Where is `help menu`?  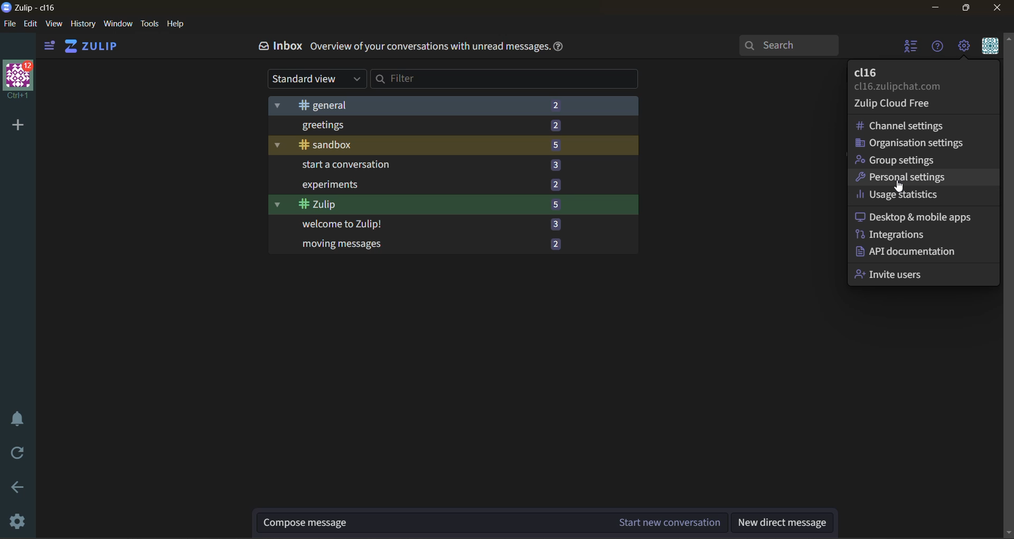 help menu is located at coordinates (941, 51).